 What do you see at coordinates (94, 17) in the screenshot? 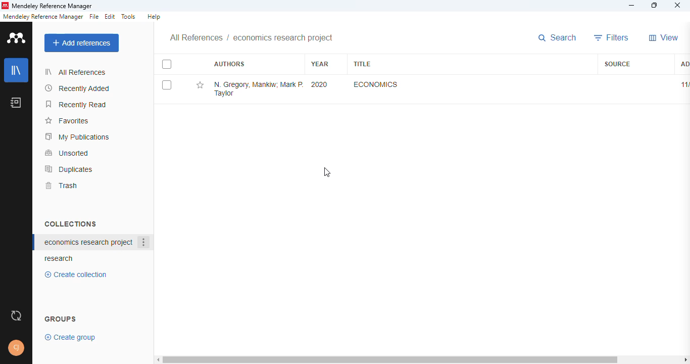
I see `file` at bounding box center [94, 17].